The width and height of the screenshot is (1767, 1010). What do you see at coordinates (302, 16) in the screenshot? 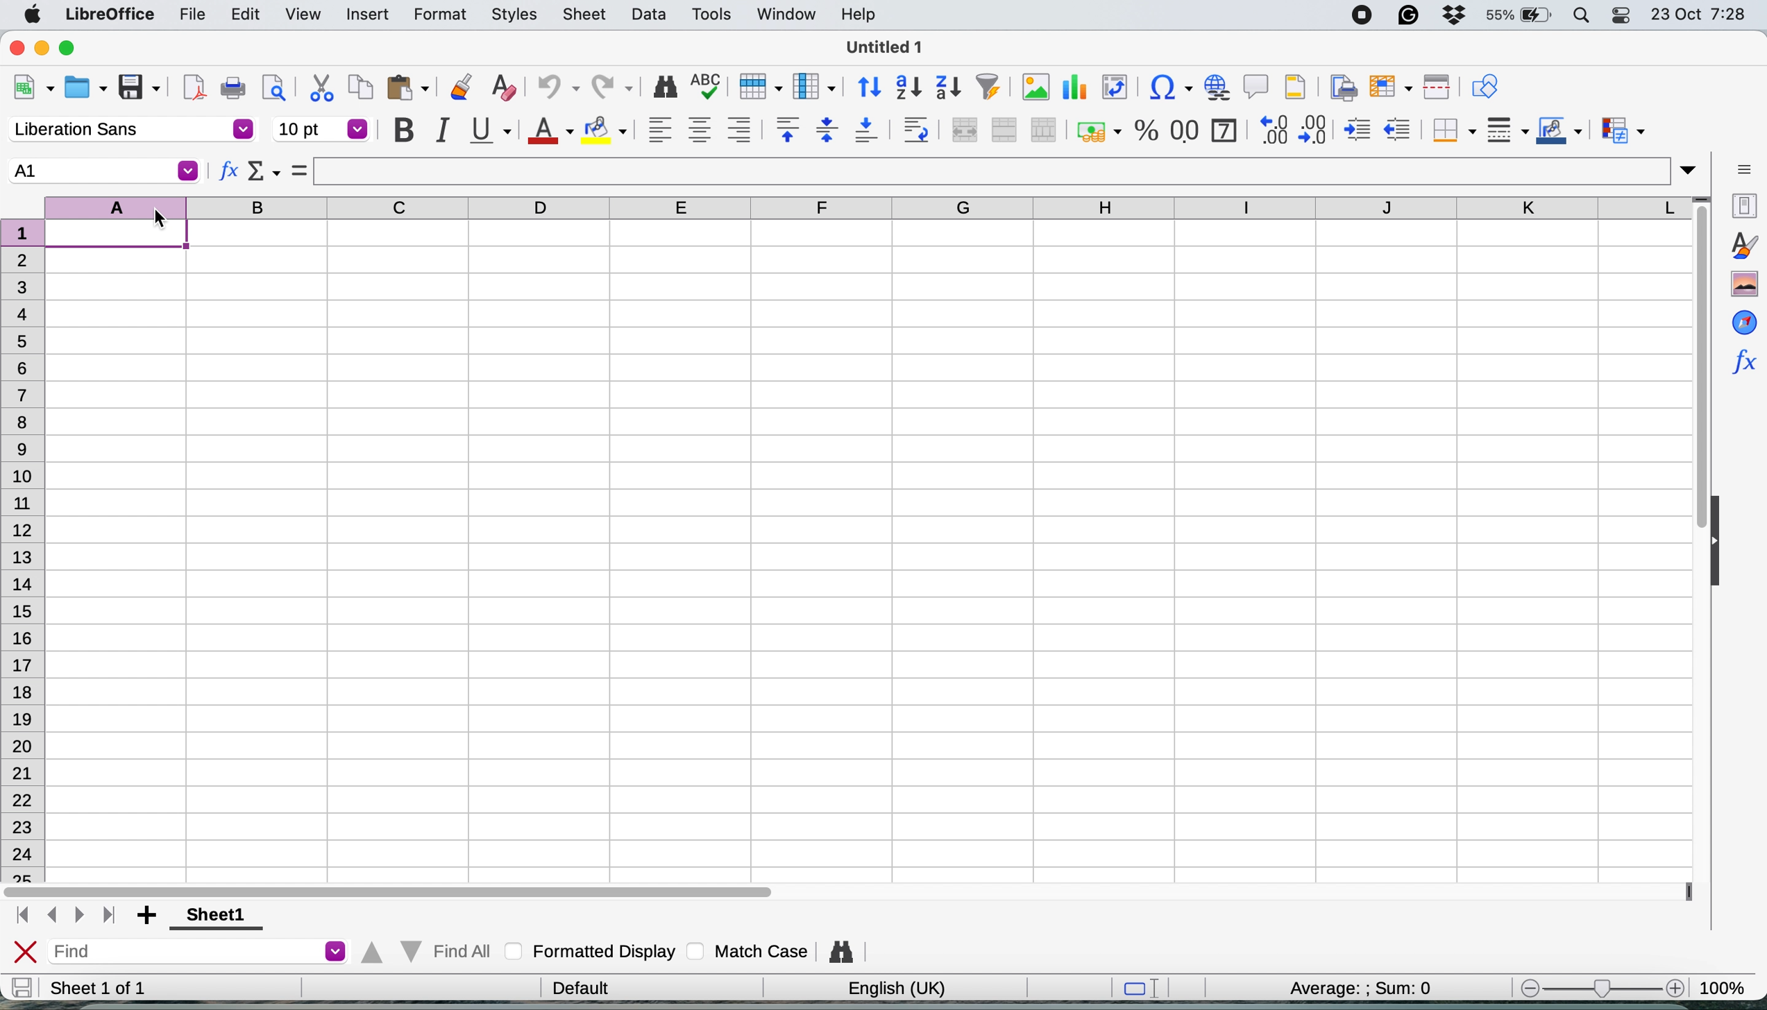
I see `view` at bounding box center [302, 16].